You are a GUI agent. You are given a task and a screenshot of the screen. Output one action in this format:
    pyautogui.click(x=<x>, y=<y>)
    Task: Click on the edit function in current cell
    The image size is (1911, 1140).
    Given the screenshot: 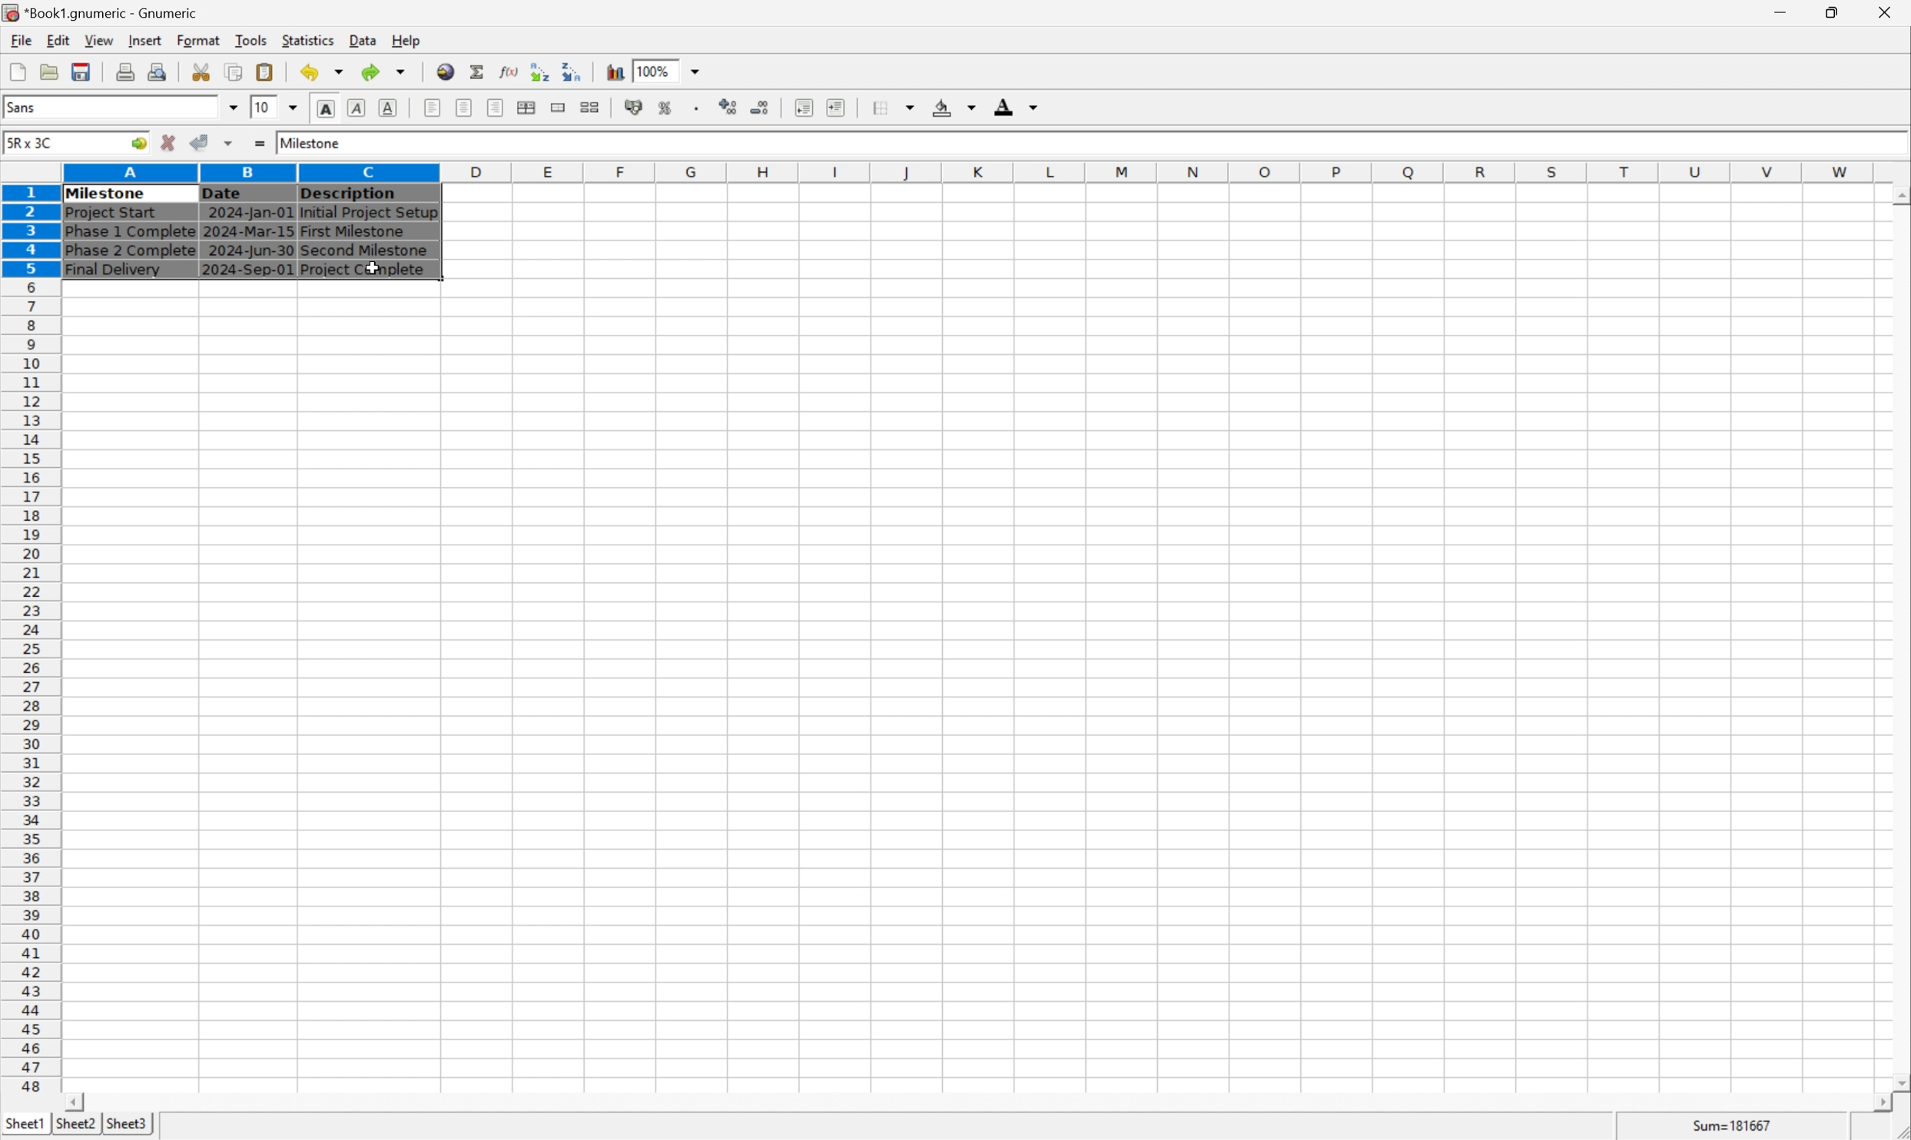 What is the action you would take?
    pyautogui.click(x=508, y=71)
    